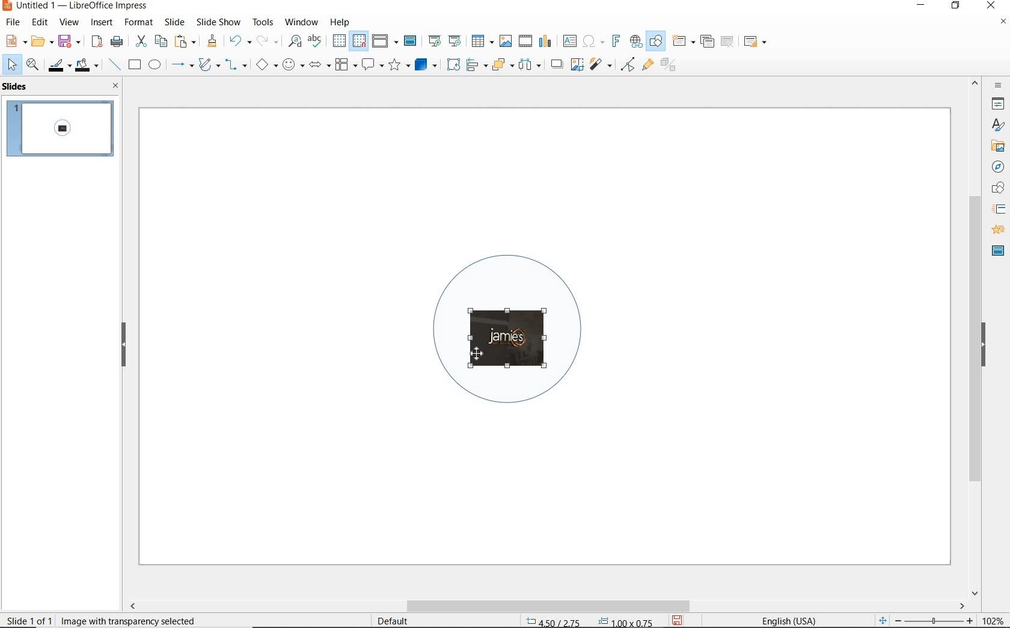 Image resolution: width=1010 pixels, height=628 pixels. What do you see at coordinates (412, 42) in the screenshot?
I see `master slide` at bounding box center [412, 42].